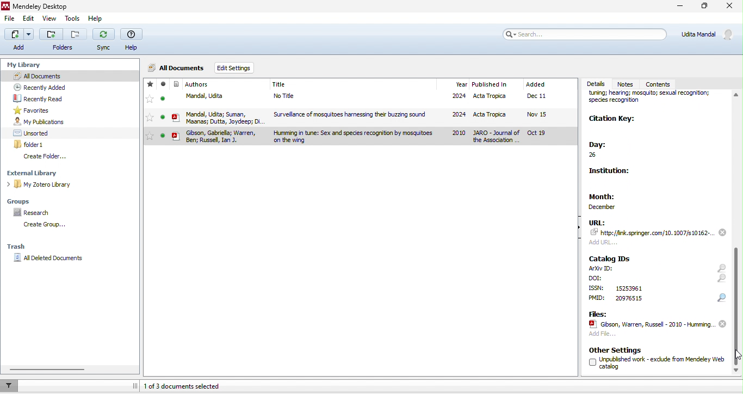 The height and width of the screenshot is (394, 743). Describe the element at coordinates (602, 335) in the screenshot. I see `add file` at that location.